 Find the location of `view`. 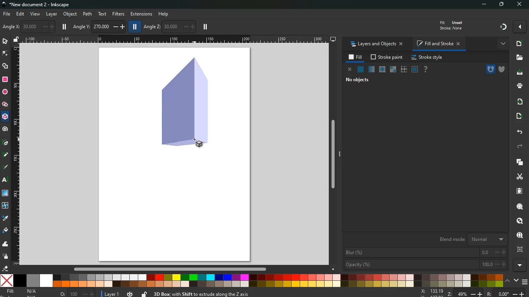

view is located at coordinates (36, 14).